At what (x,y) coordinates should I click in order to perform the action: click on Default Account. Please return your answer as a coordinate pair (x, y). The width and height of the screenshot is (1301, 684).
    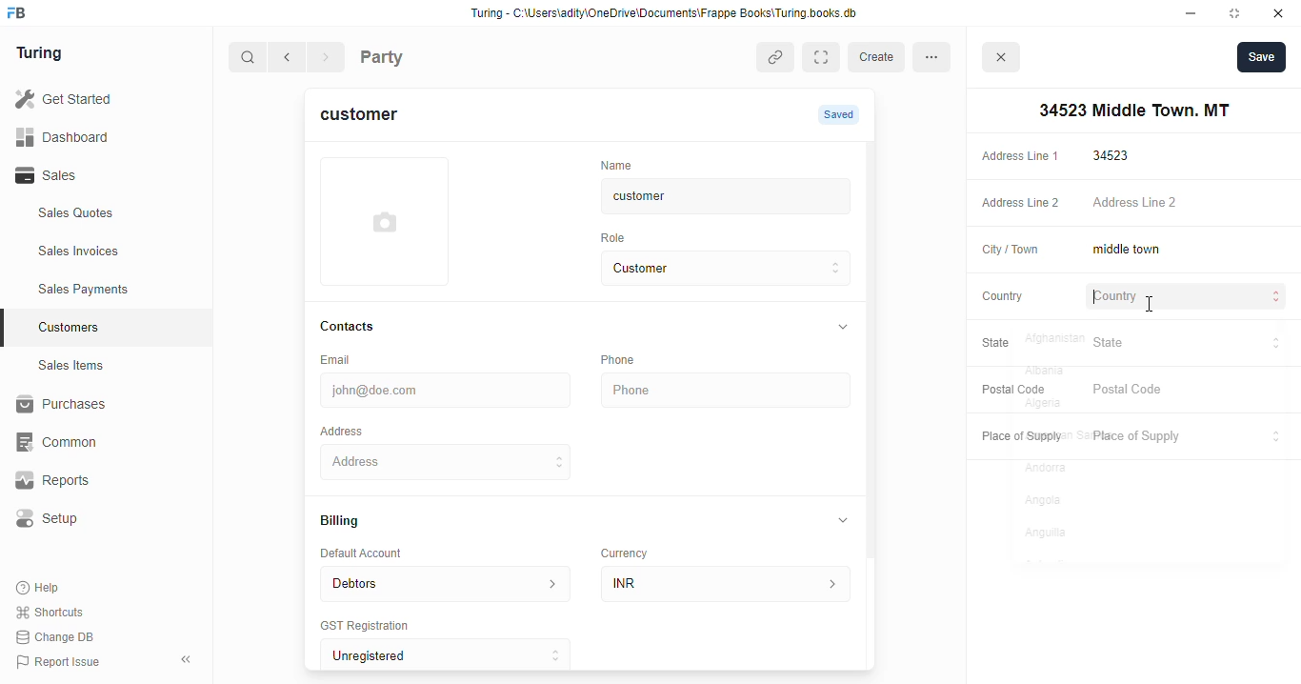
    Looking at the image, I should click on (376, 553).